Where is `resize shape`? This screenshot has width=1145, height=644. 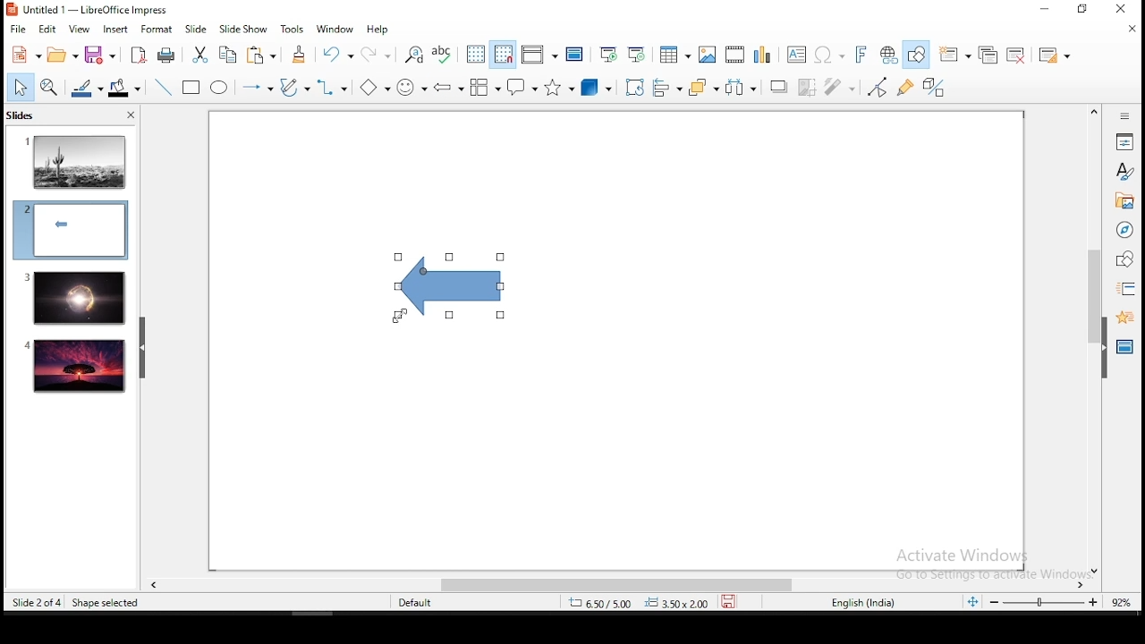 resize shape is located at coordinates (102, 602).